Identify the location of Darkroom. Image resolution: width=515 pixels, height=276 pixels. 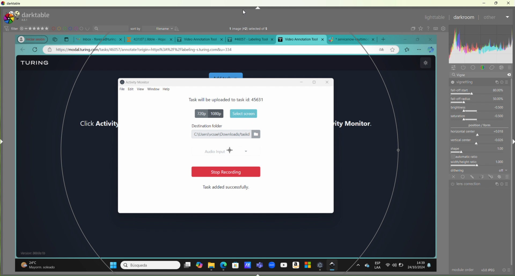
(463, 17).